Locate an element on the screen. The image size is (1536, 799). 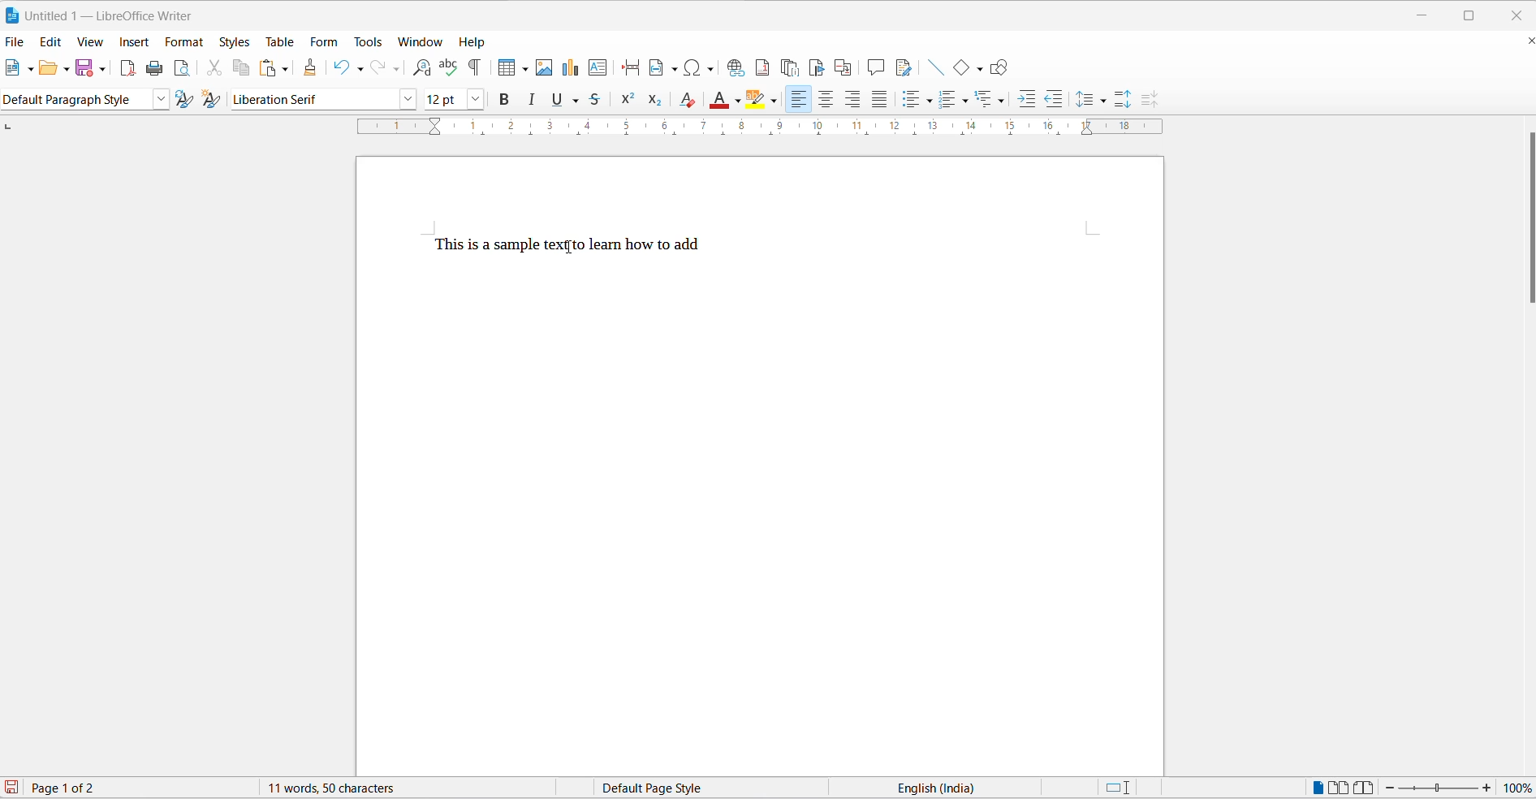
format is located at coordinates (186, 44).